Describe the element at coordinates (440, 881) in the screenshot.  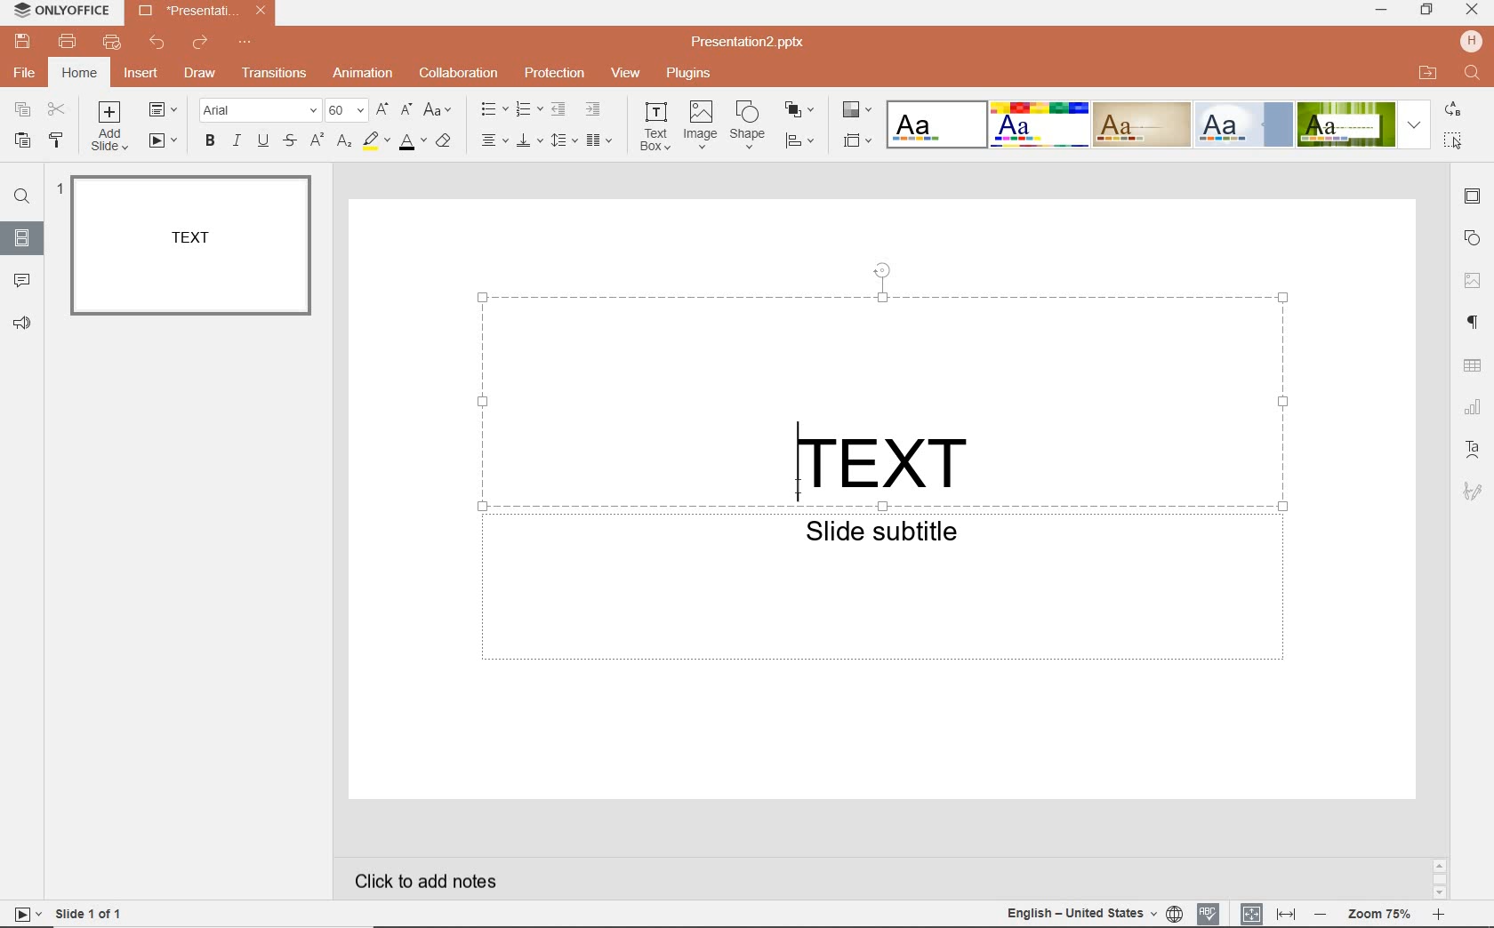
I see `CLICK TO ADD NOTES` at that location.